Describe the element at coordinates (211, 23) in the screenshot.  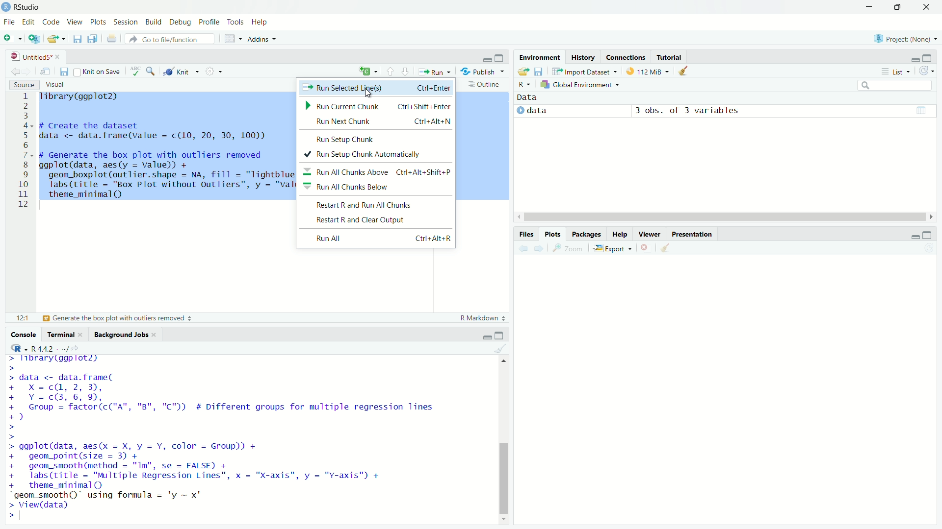
I see `Profile` at that location.